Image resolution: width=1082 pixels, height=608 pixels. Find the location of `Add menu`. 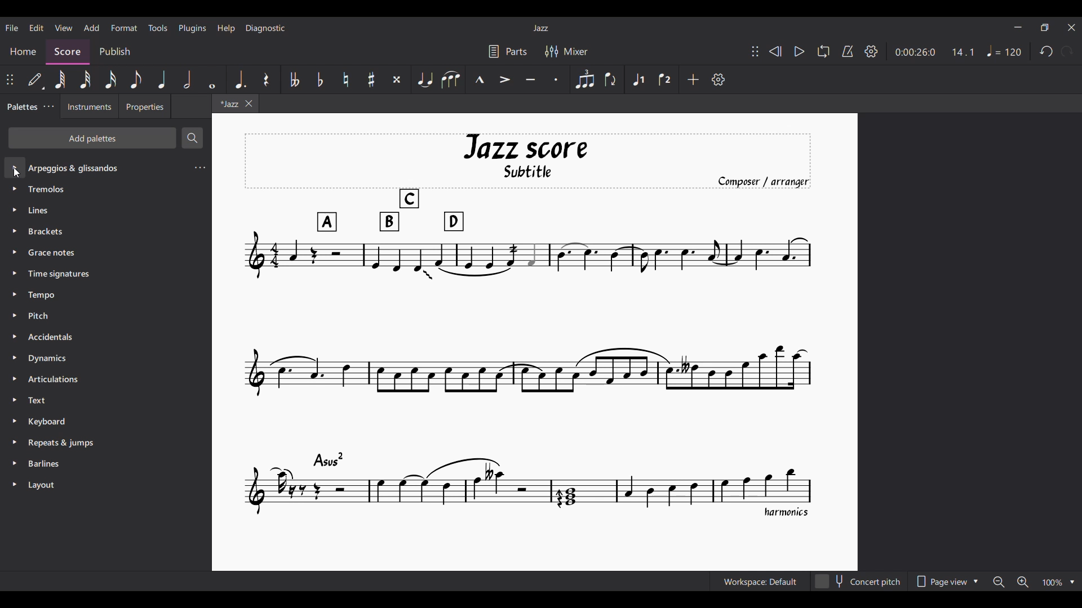

Add menu is located at coordinates (92, 28).